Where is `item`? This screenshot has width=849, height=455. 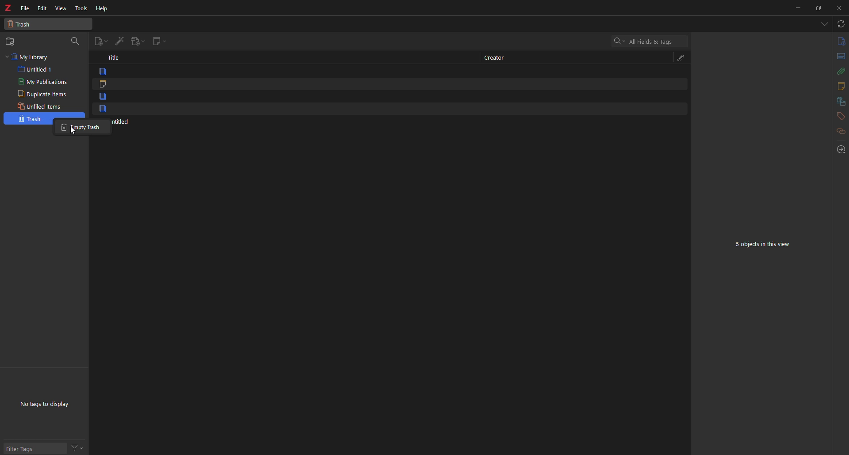 item is located at coordinates (103, 96).